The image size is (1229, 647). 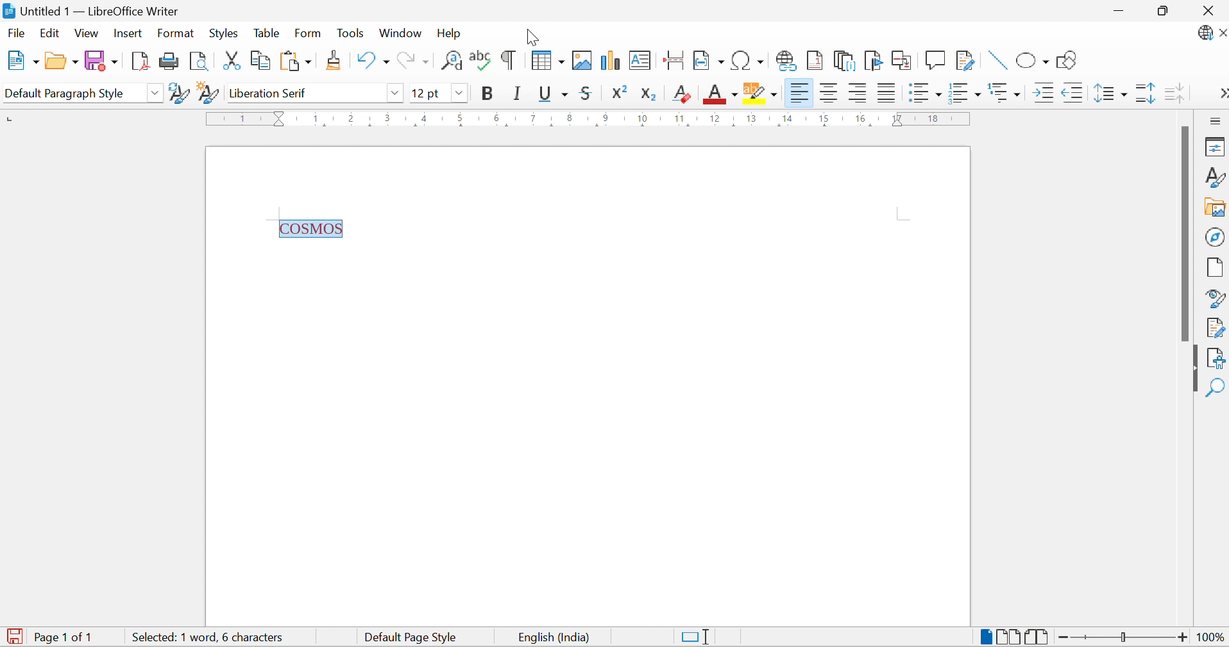 What do you see at coordinates (67, 637) in the screenshot?
I see `Page 1 of 1` at bounding box center [67, 637].